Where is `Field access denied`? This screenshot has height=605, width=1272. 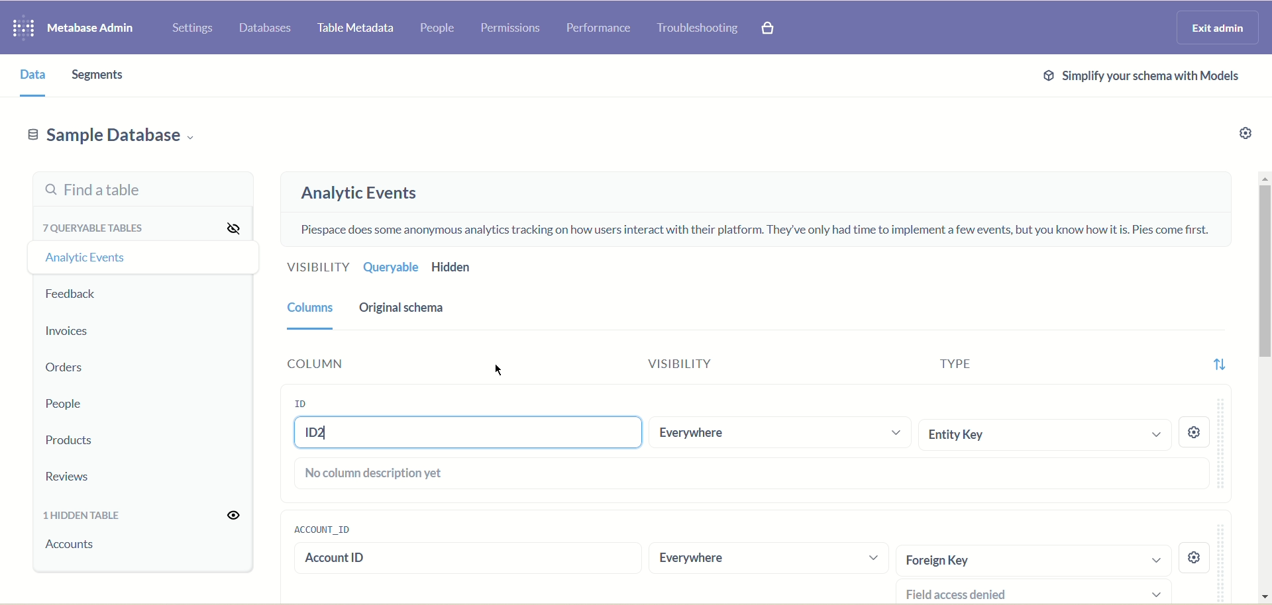
Field access denied is located at coordinates (1030, 594).